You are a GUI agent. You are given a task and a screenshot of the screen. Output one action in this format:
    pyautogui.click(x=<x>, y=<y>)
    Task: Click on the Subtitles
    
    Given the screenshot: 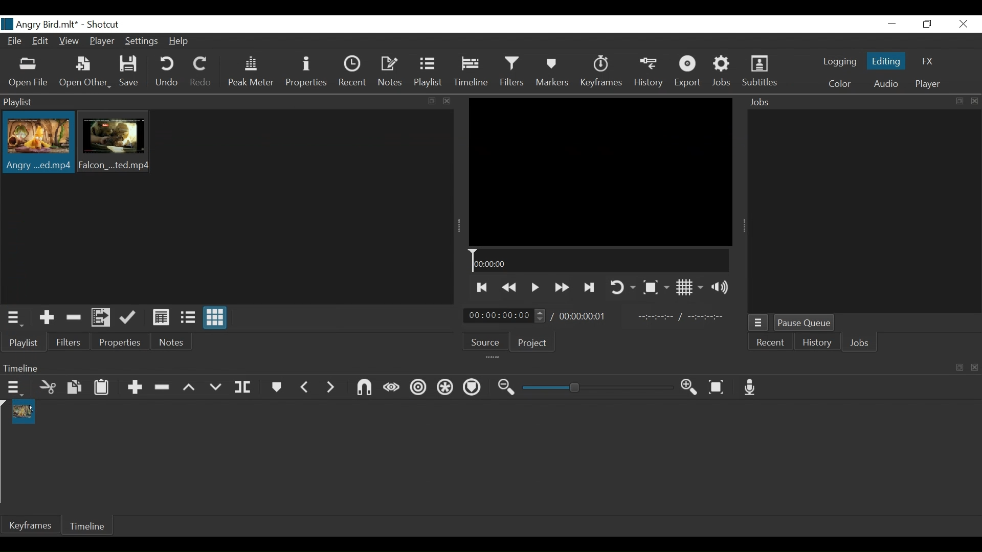 What is the action you would take?
    pyautogui.click(x=762, y=72)
    